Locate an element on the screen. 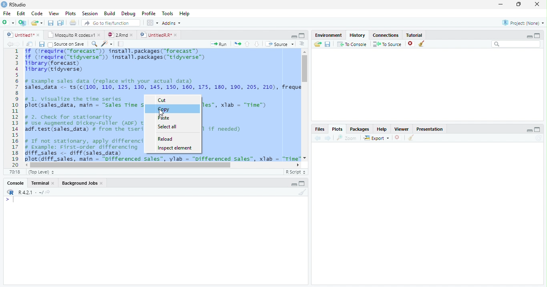 The image size is (547, 287). Save is located at coordinates (41, 44).